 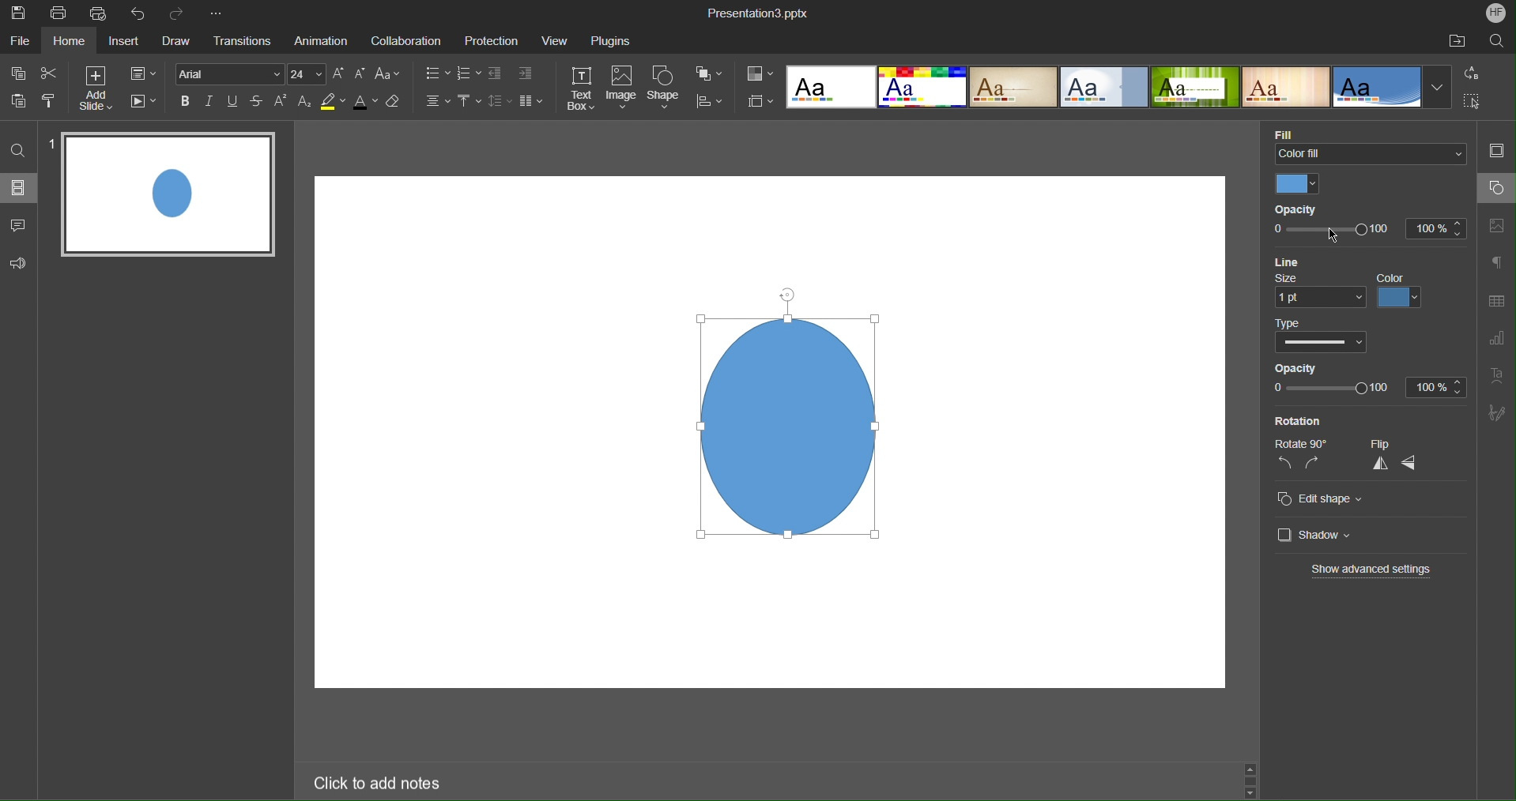 What do you see at coordinates (308, 74) in the screenshot?
I see `24` at bounding box center [308, 74].